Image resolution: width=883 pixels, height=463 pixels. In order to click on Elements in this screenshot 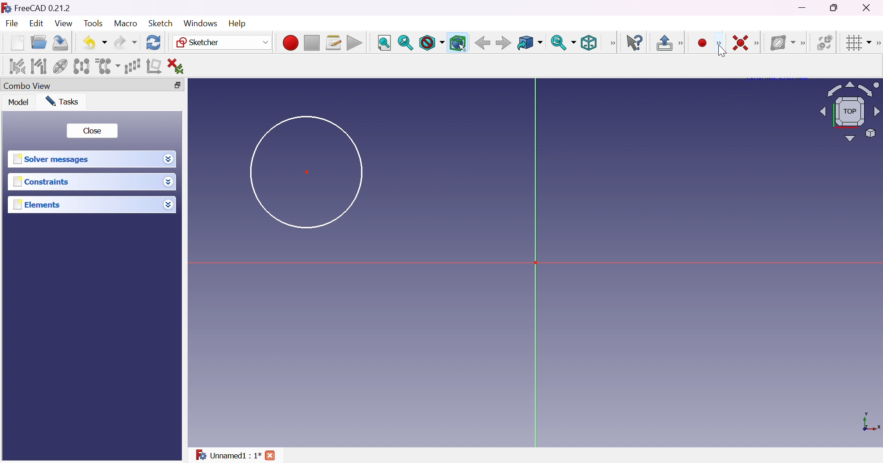, I will do `click(38, 205)`.